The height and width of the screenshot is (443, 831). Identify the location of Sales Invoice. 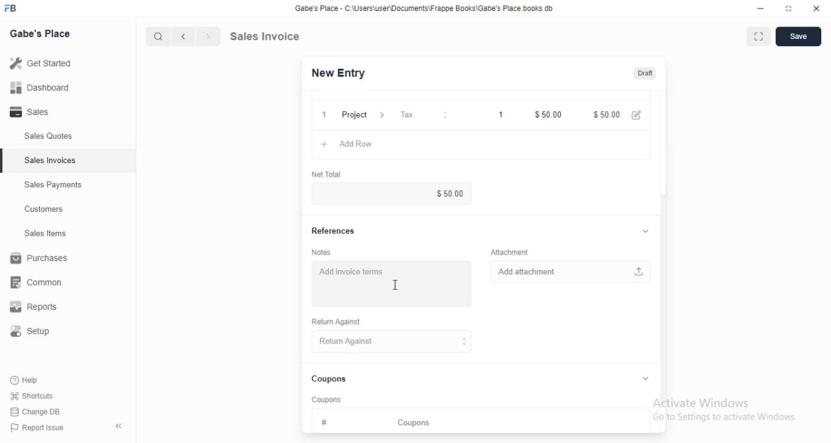
(272, 36).